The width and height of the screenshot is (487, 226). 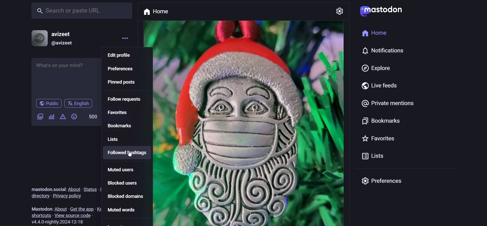 I want to click on public, so click(x=47, y=104).